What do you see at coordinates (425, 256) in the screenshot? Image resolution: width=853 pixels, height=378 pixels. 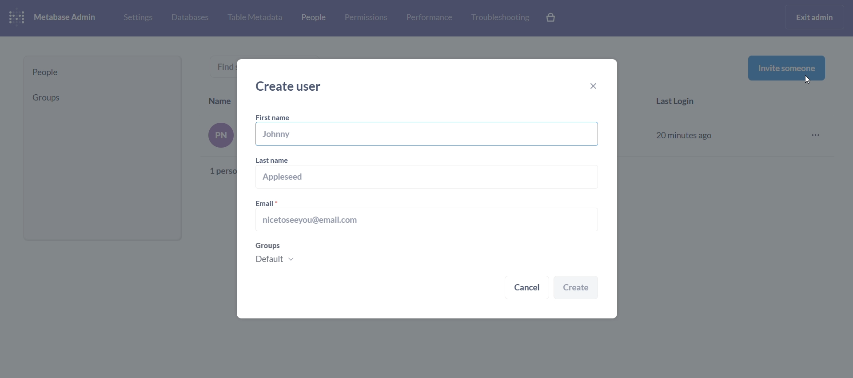 I see `groups` at bounding box center [425, 256].